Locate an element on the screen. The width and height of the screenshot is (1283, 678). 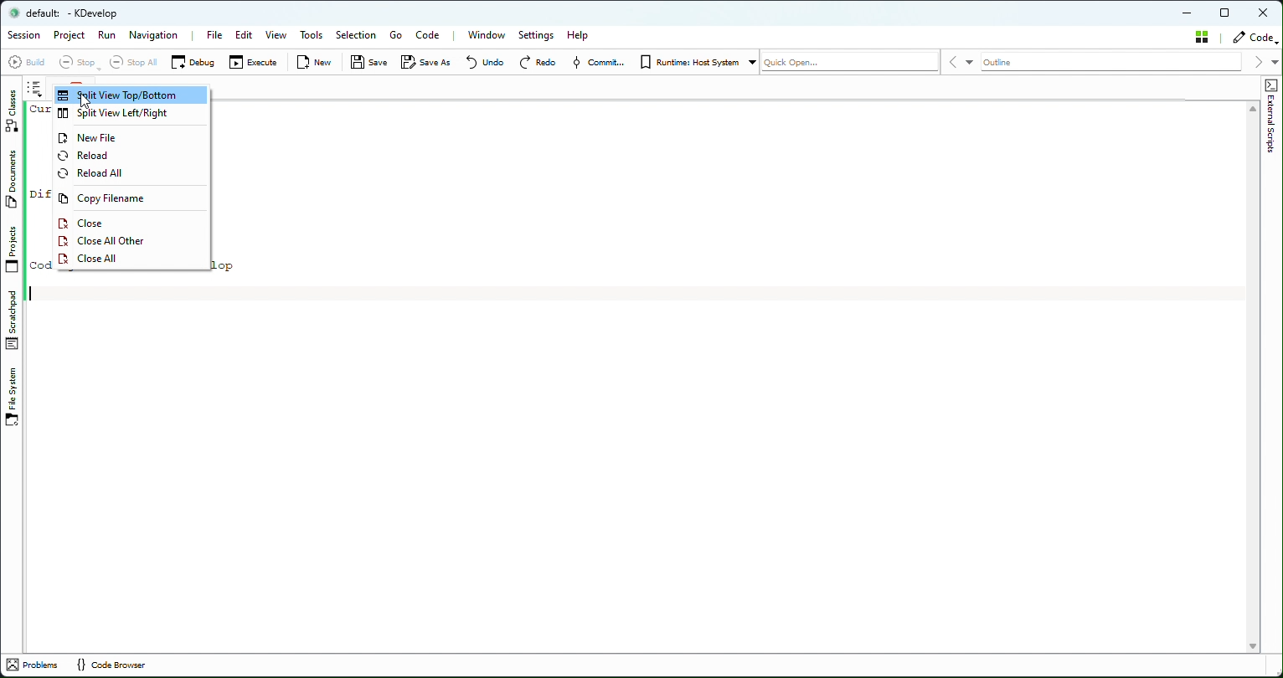
Stop is located at coordinates (81, 63).